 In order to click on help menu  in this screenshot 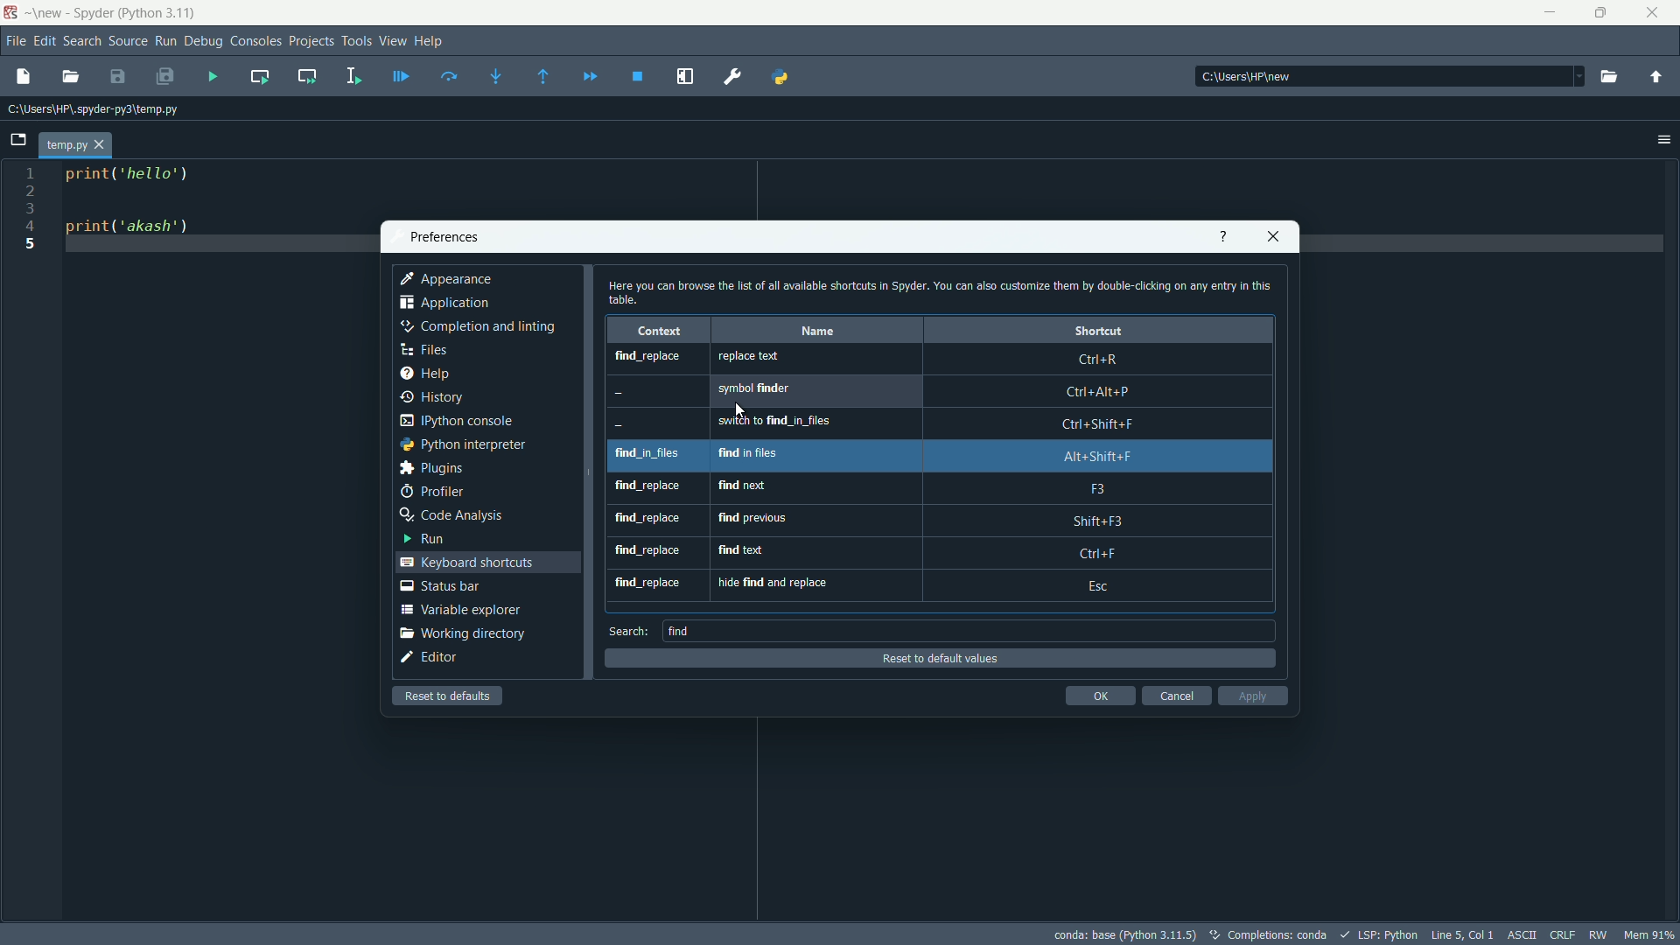, I will do `click(436, 38)`.